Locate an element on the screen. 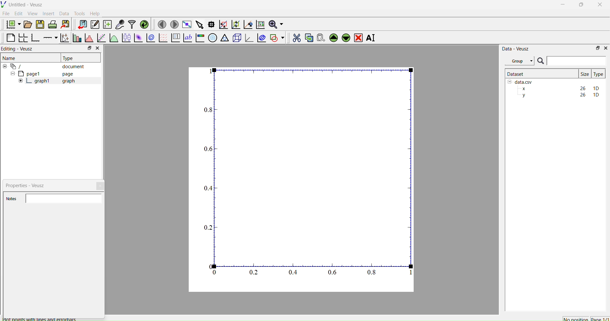 Image resolution: width=610 pixels, height=321 pixels. Restore down is located at coordinates (88, 49).